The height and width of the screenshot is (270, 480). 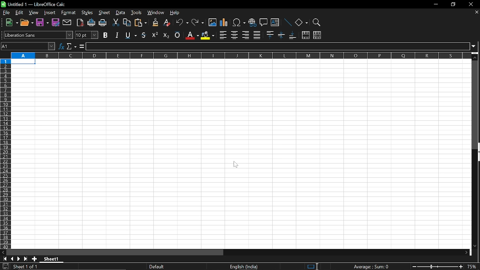 I want to click on previous page, so click(x=12, y=259).